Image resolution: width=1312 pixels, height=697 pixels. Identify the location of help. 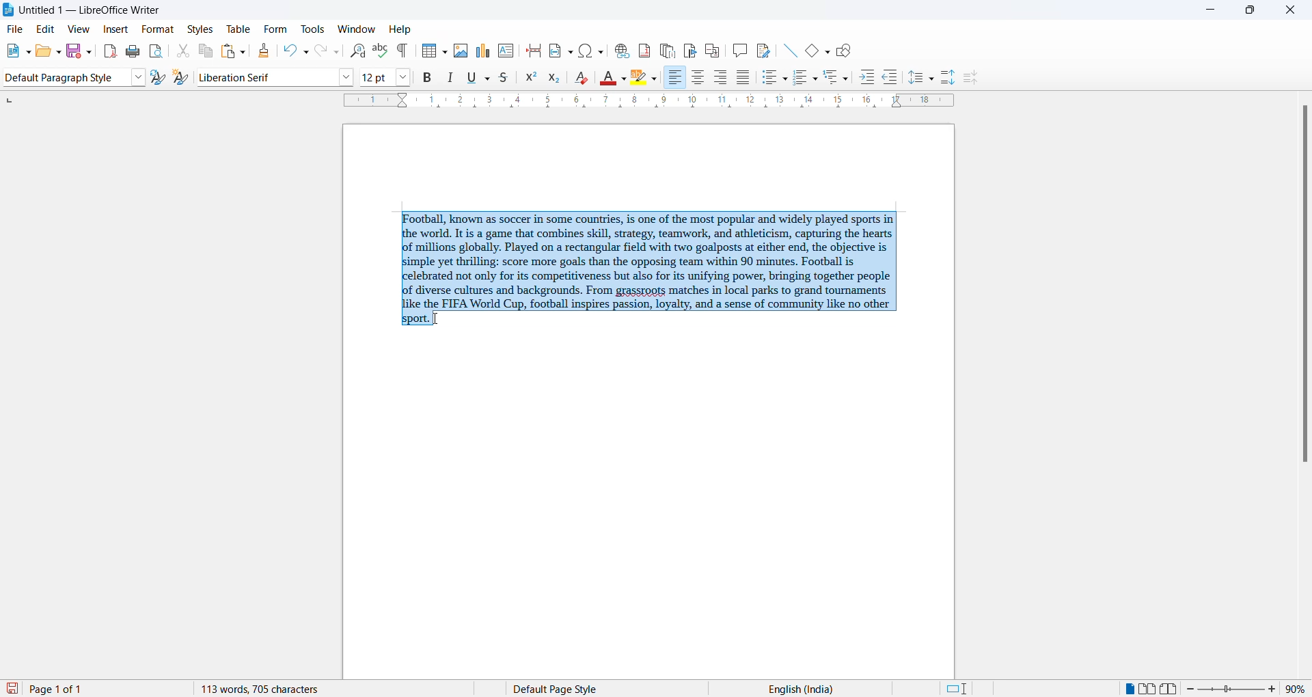
(400, 29).